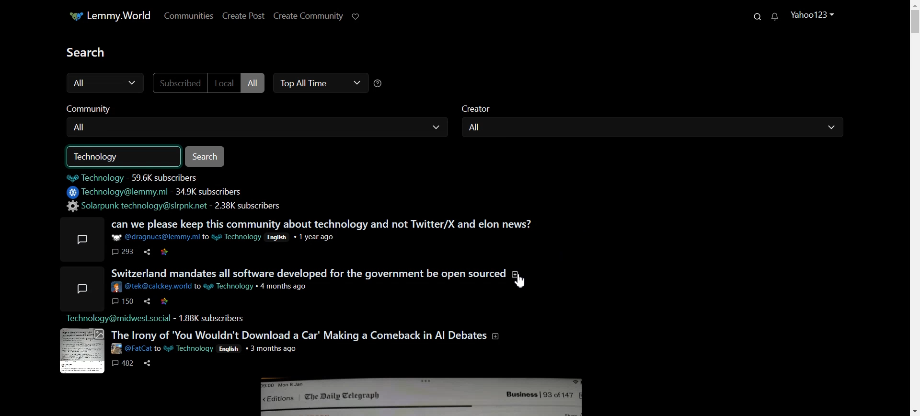  What do you see at coordinates (245, 16) in the screenshot?
I see `Create Post` at bounding box center [245, 16].